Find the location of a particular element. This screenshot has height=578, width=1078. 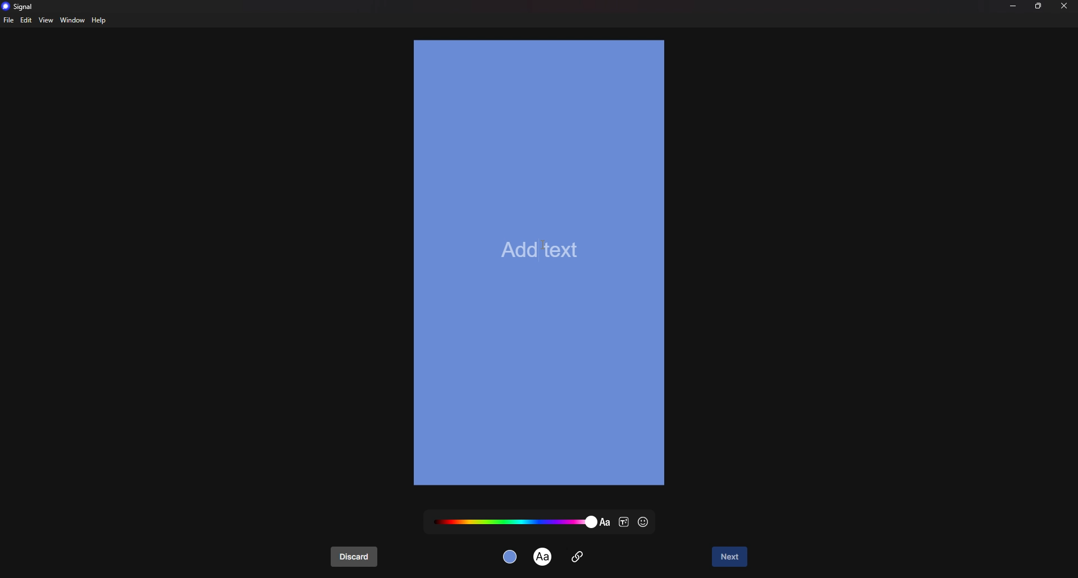

minimize is located at coordinates (1013, 6).